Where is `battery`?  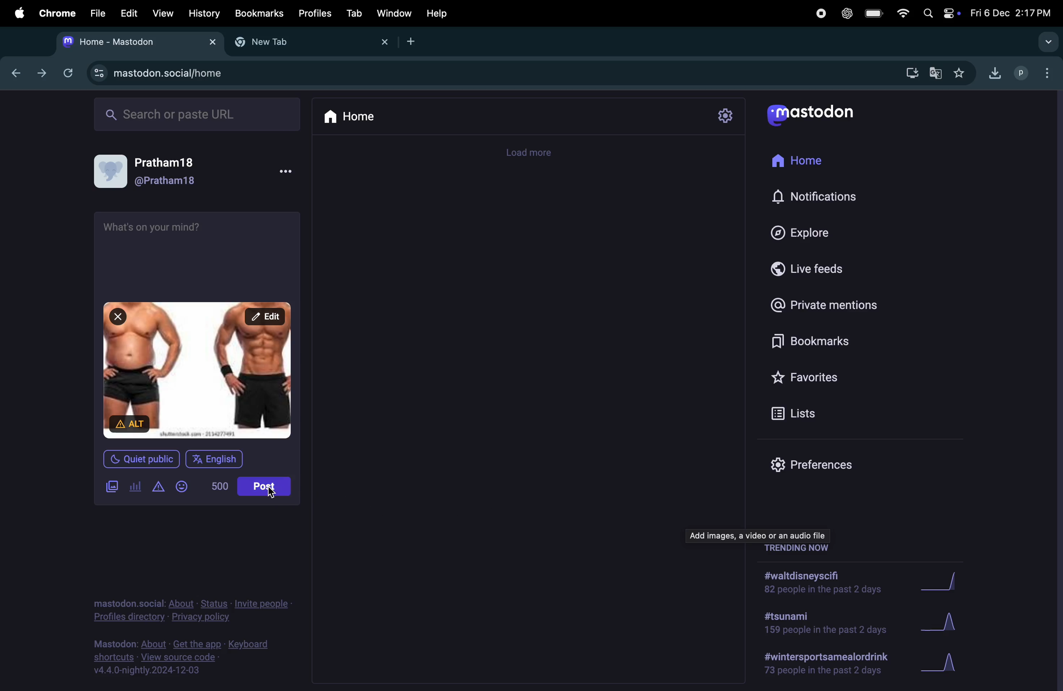 battery is located at coordinates (875, 14).